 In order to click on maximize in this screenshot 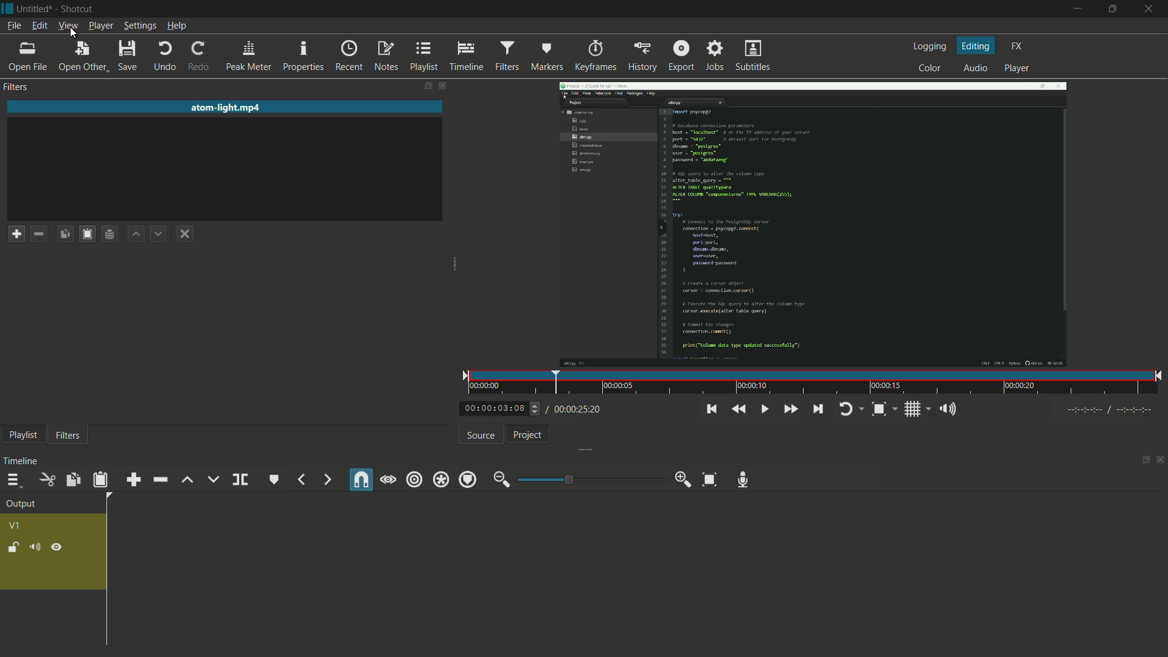, I will do `click(1114, 9)`.